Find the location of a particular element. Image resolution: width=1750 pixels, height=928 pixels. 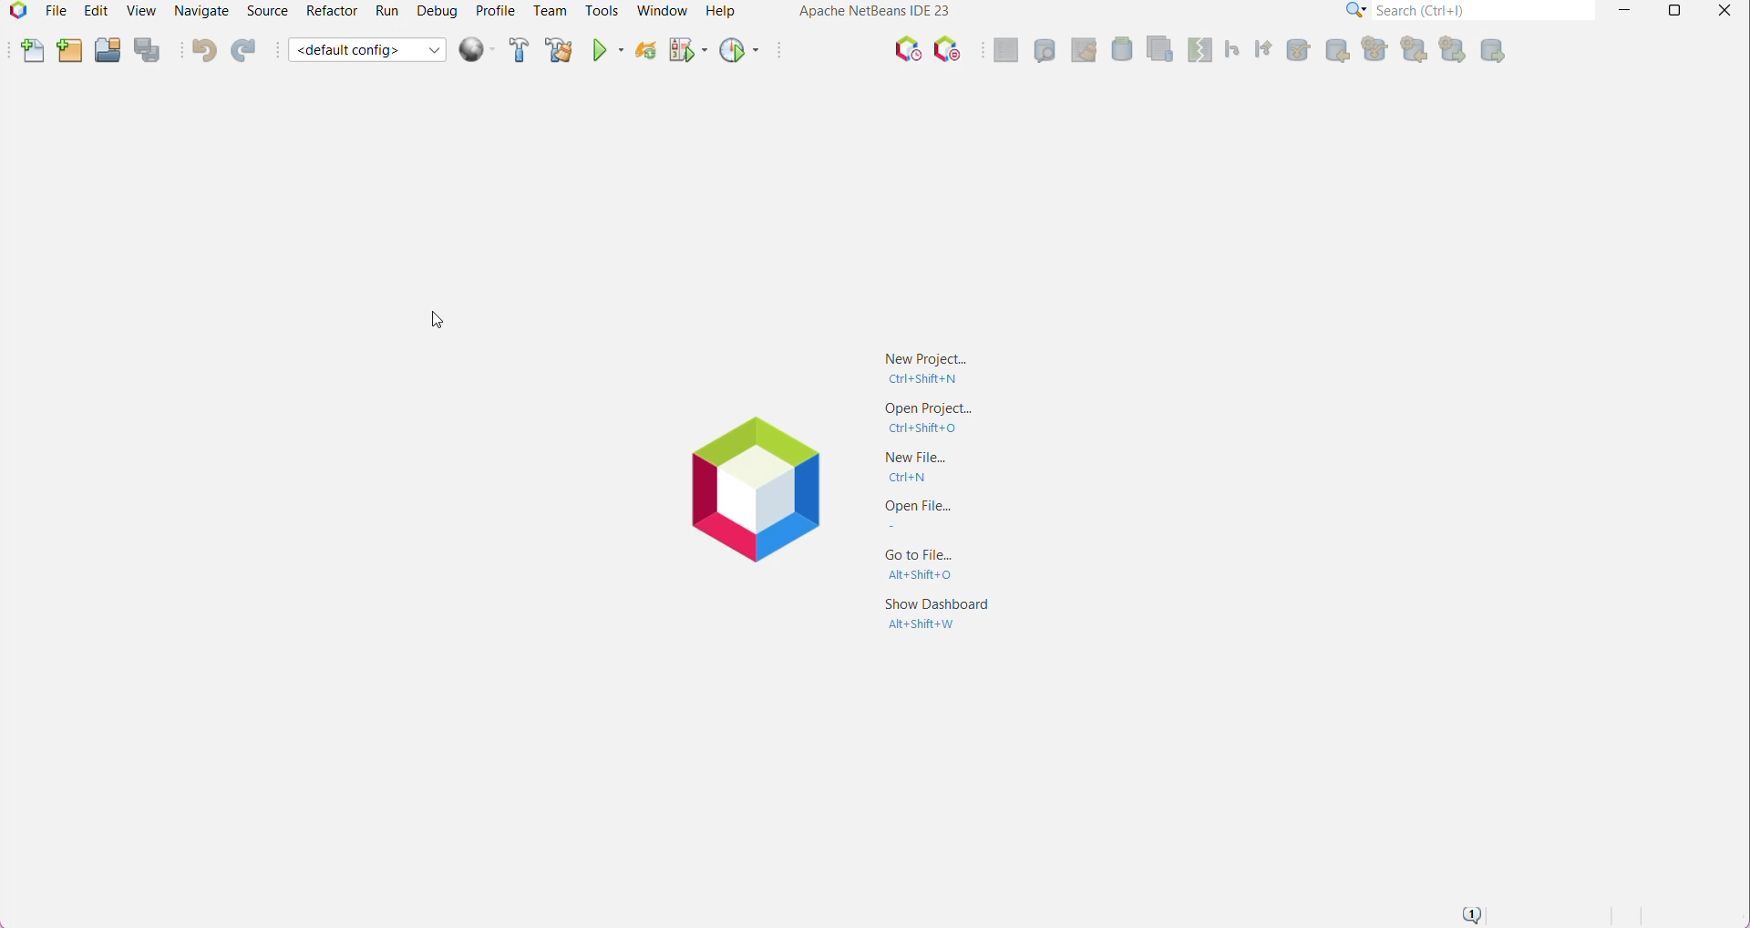

Team is located at coordinates (550, 11).